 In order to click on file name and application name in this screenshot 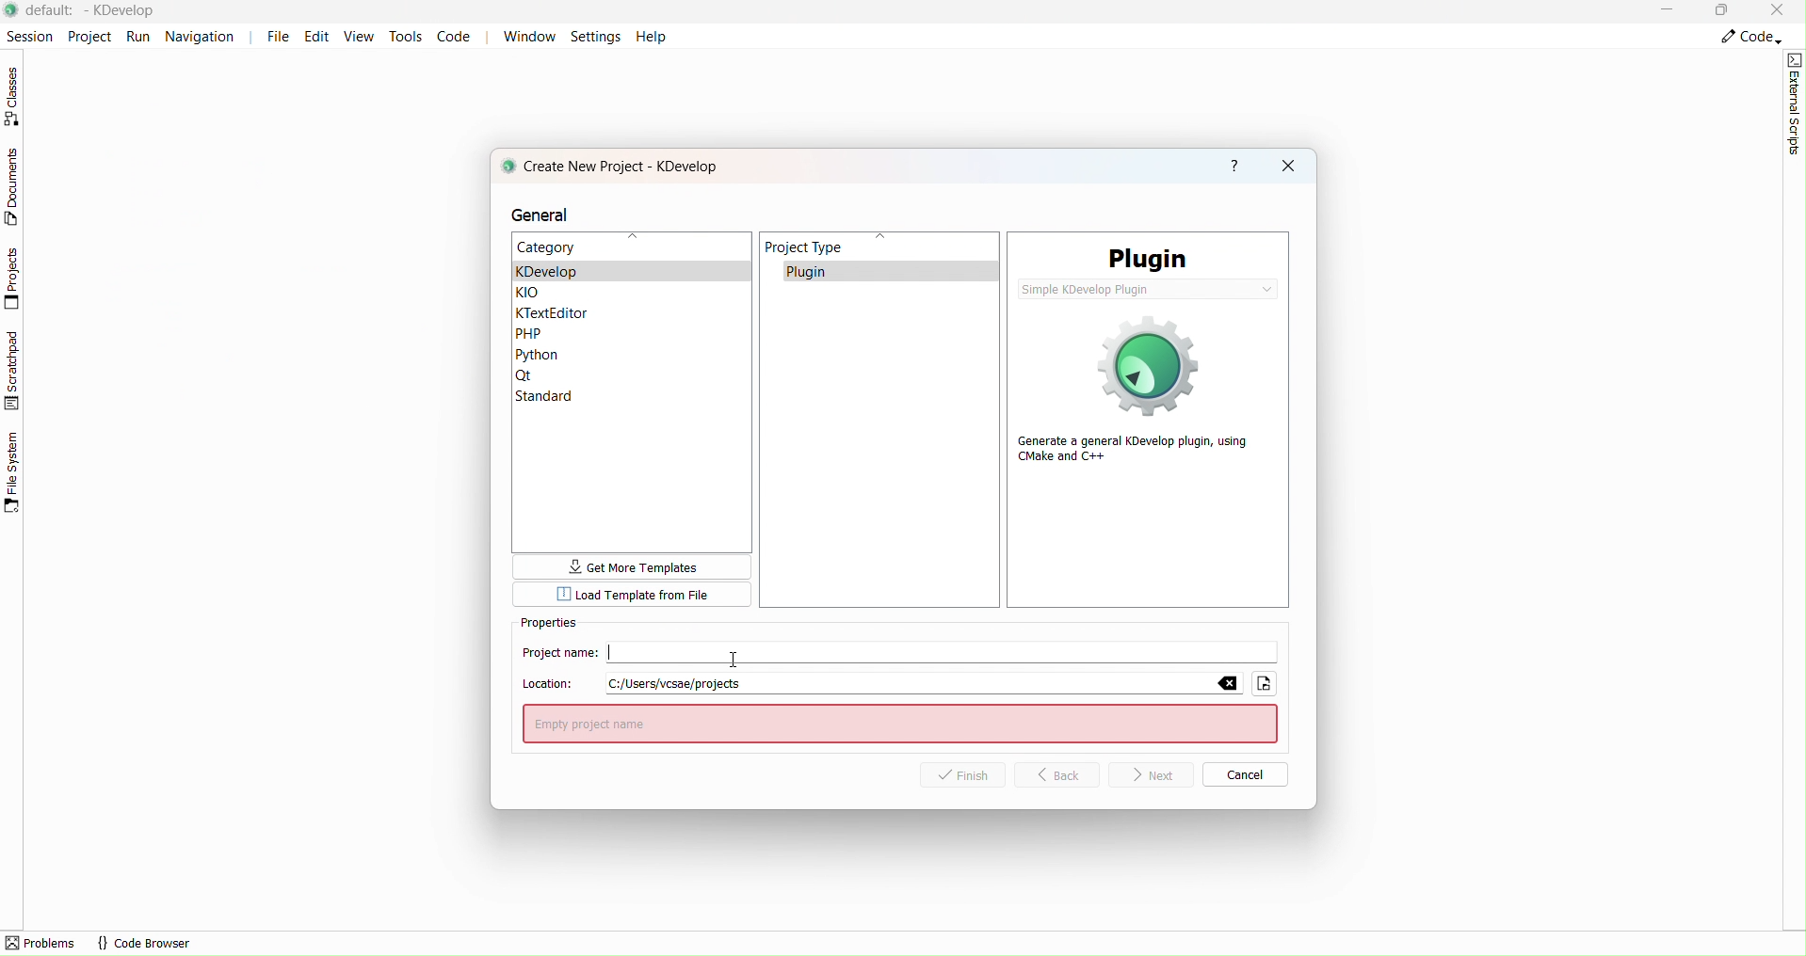, I will do `click(96, 10)`.